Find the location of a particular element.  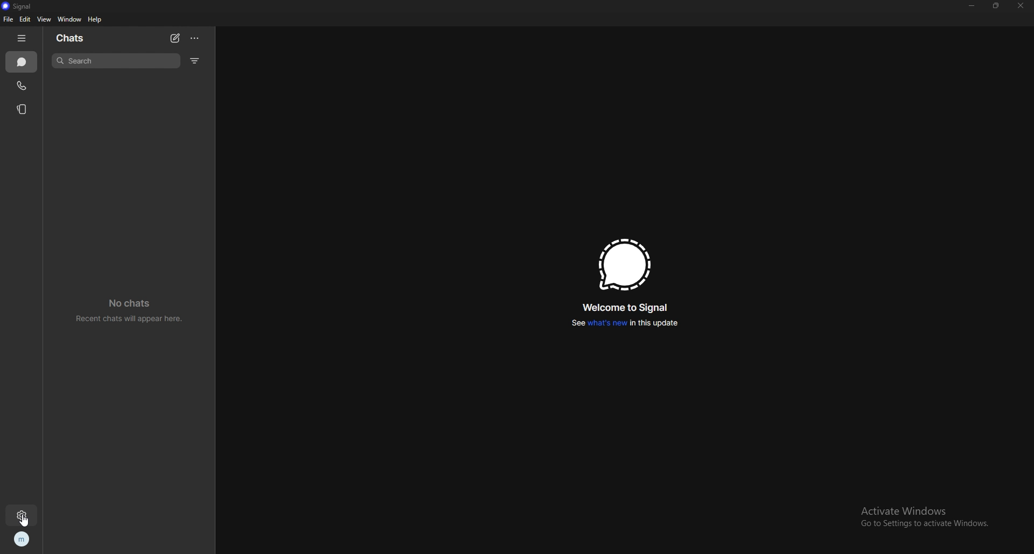

profile is located at coordinates (22, 539).